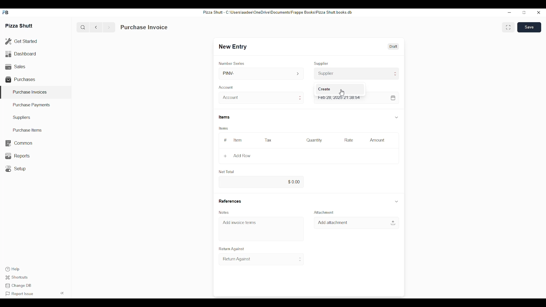 Image resolution: width=546 pixels, height=307 pixels. Describe the element at coordinates (261, 182) in the screenshot. I see `0.00` at that location.